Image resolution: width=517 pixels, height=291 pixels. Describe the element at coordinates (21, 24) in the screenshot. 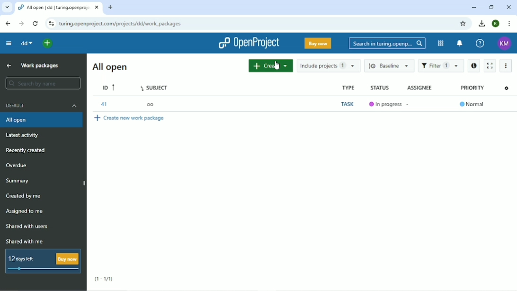

I see `Forward` at that location.